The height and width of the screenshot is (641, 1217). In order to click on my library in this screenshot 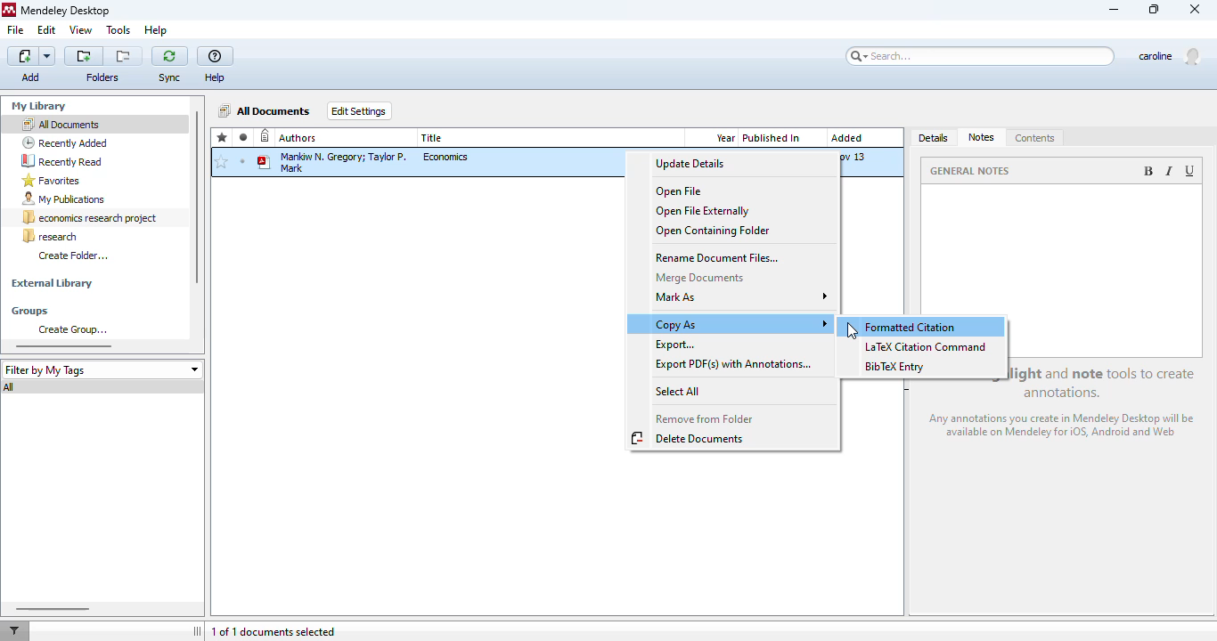, I will do `click(41, 106)`.